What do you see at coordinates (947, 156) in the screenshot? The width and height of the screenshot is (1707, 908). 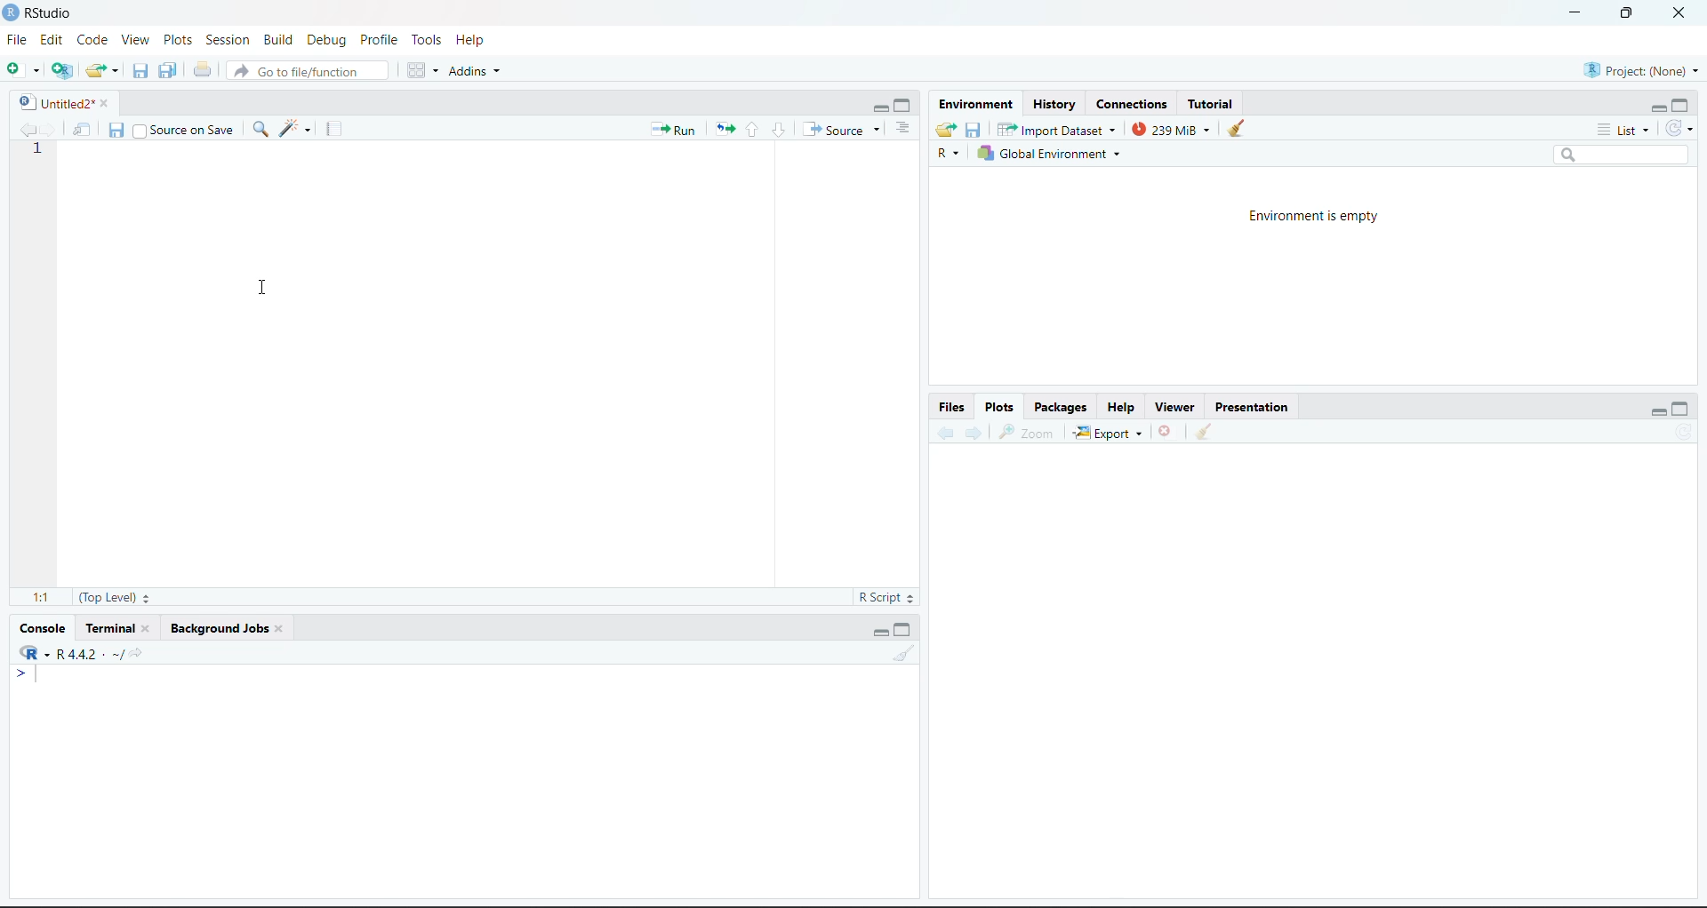 I see `R` at bounding box center [947, 156].